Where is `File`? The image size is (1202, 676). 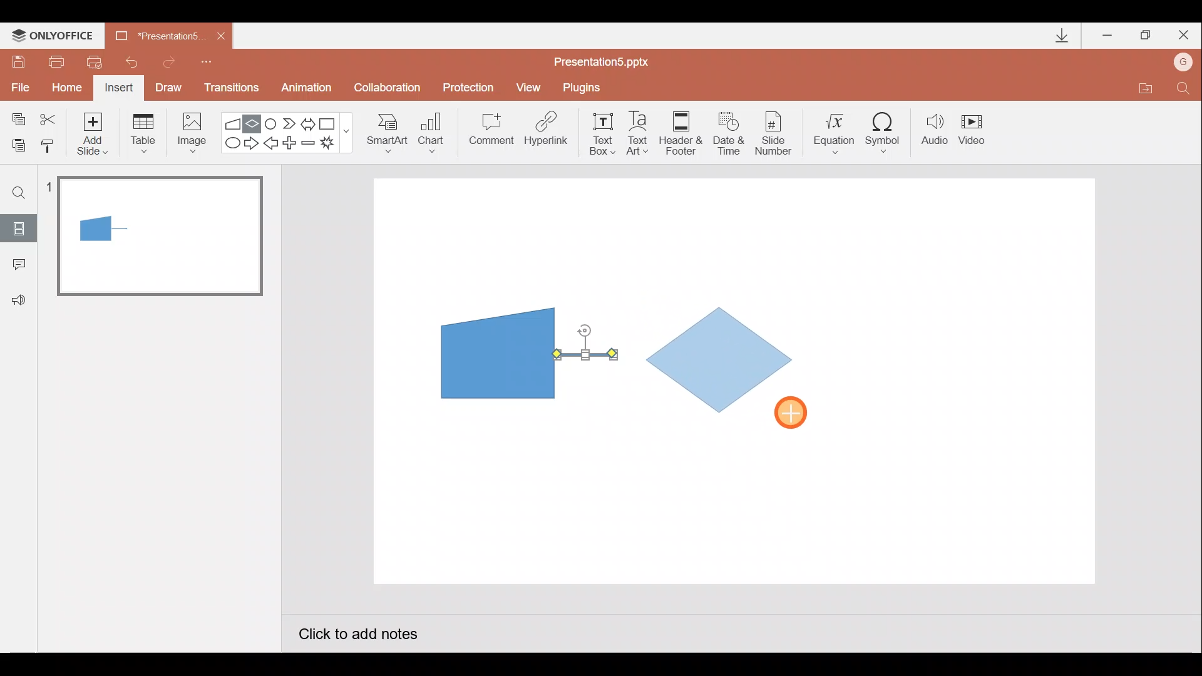 File is located at coordinates (18, 84).